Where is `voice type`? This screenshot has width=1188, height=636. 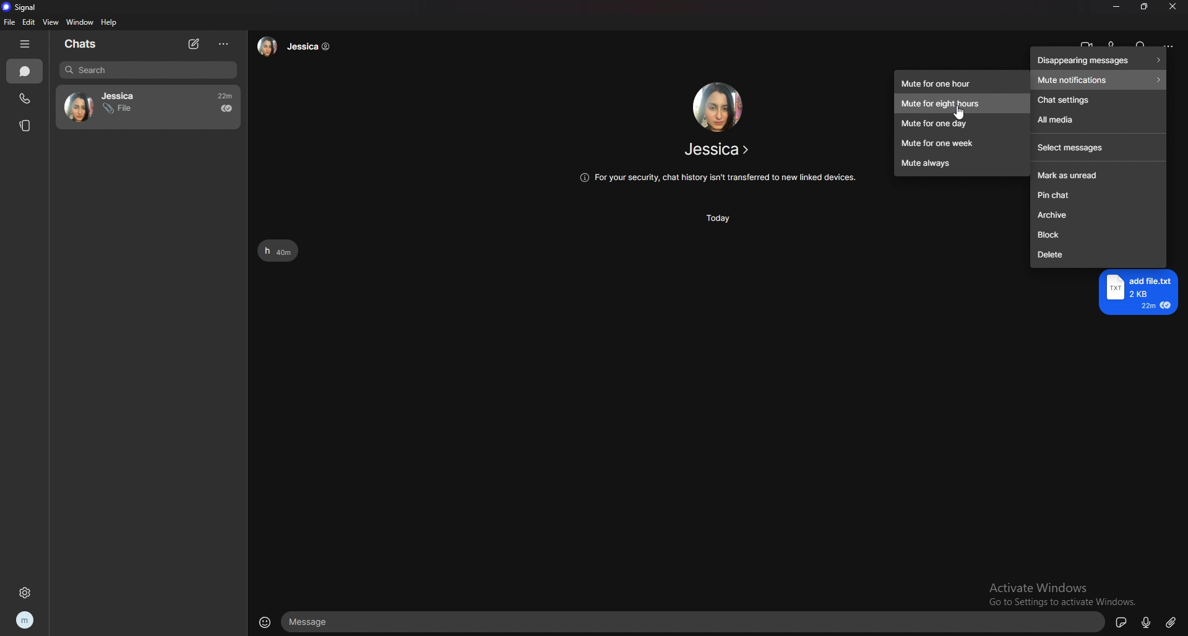 voice type is located at coordinates (1148, 621).